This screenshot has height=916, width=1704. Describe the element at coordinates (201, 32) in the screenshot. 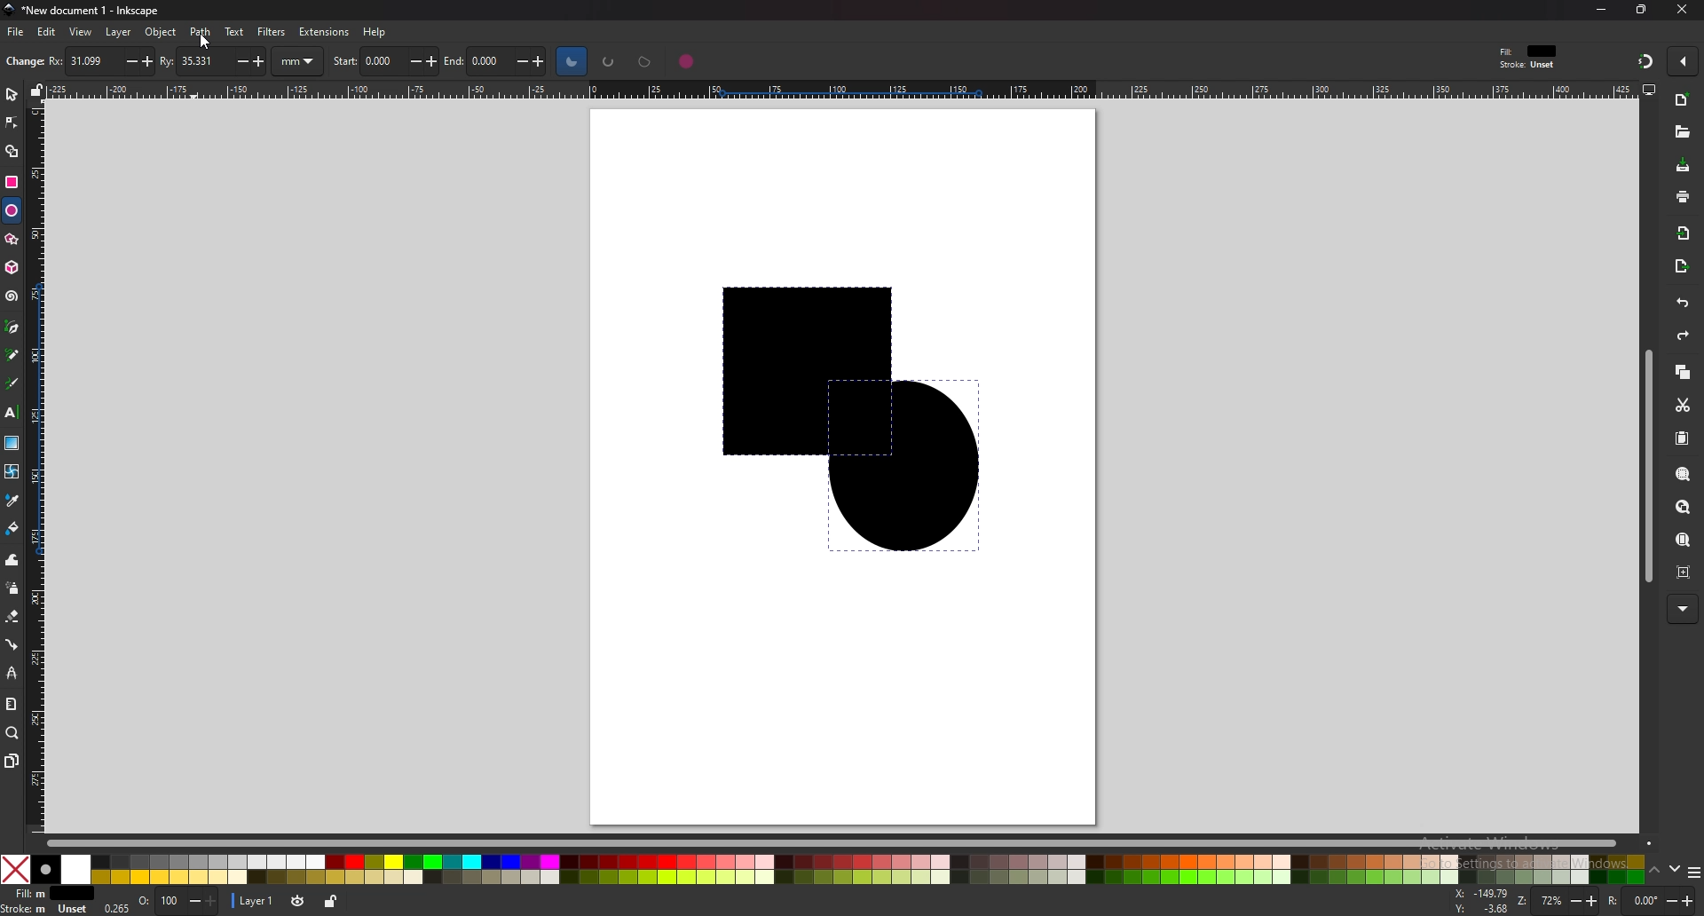

I see `path` at that location.